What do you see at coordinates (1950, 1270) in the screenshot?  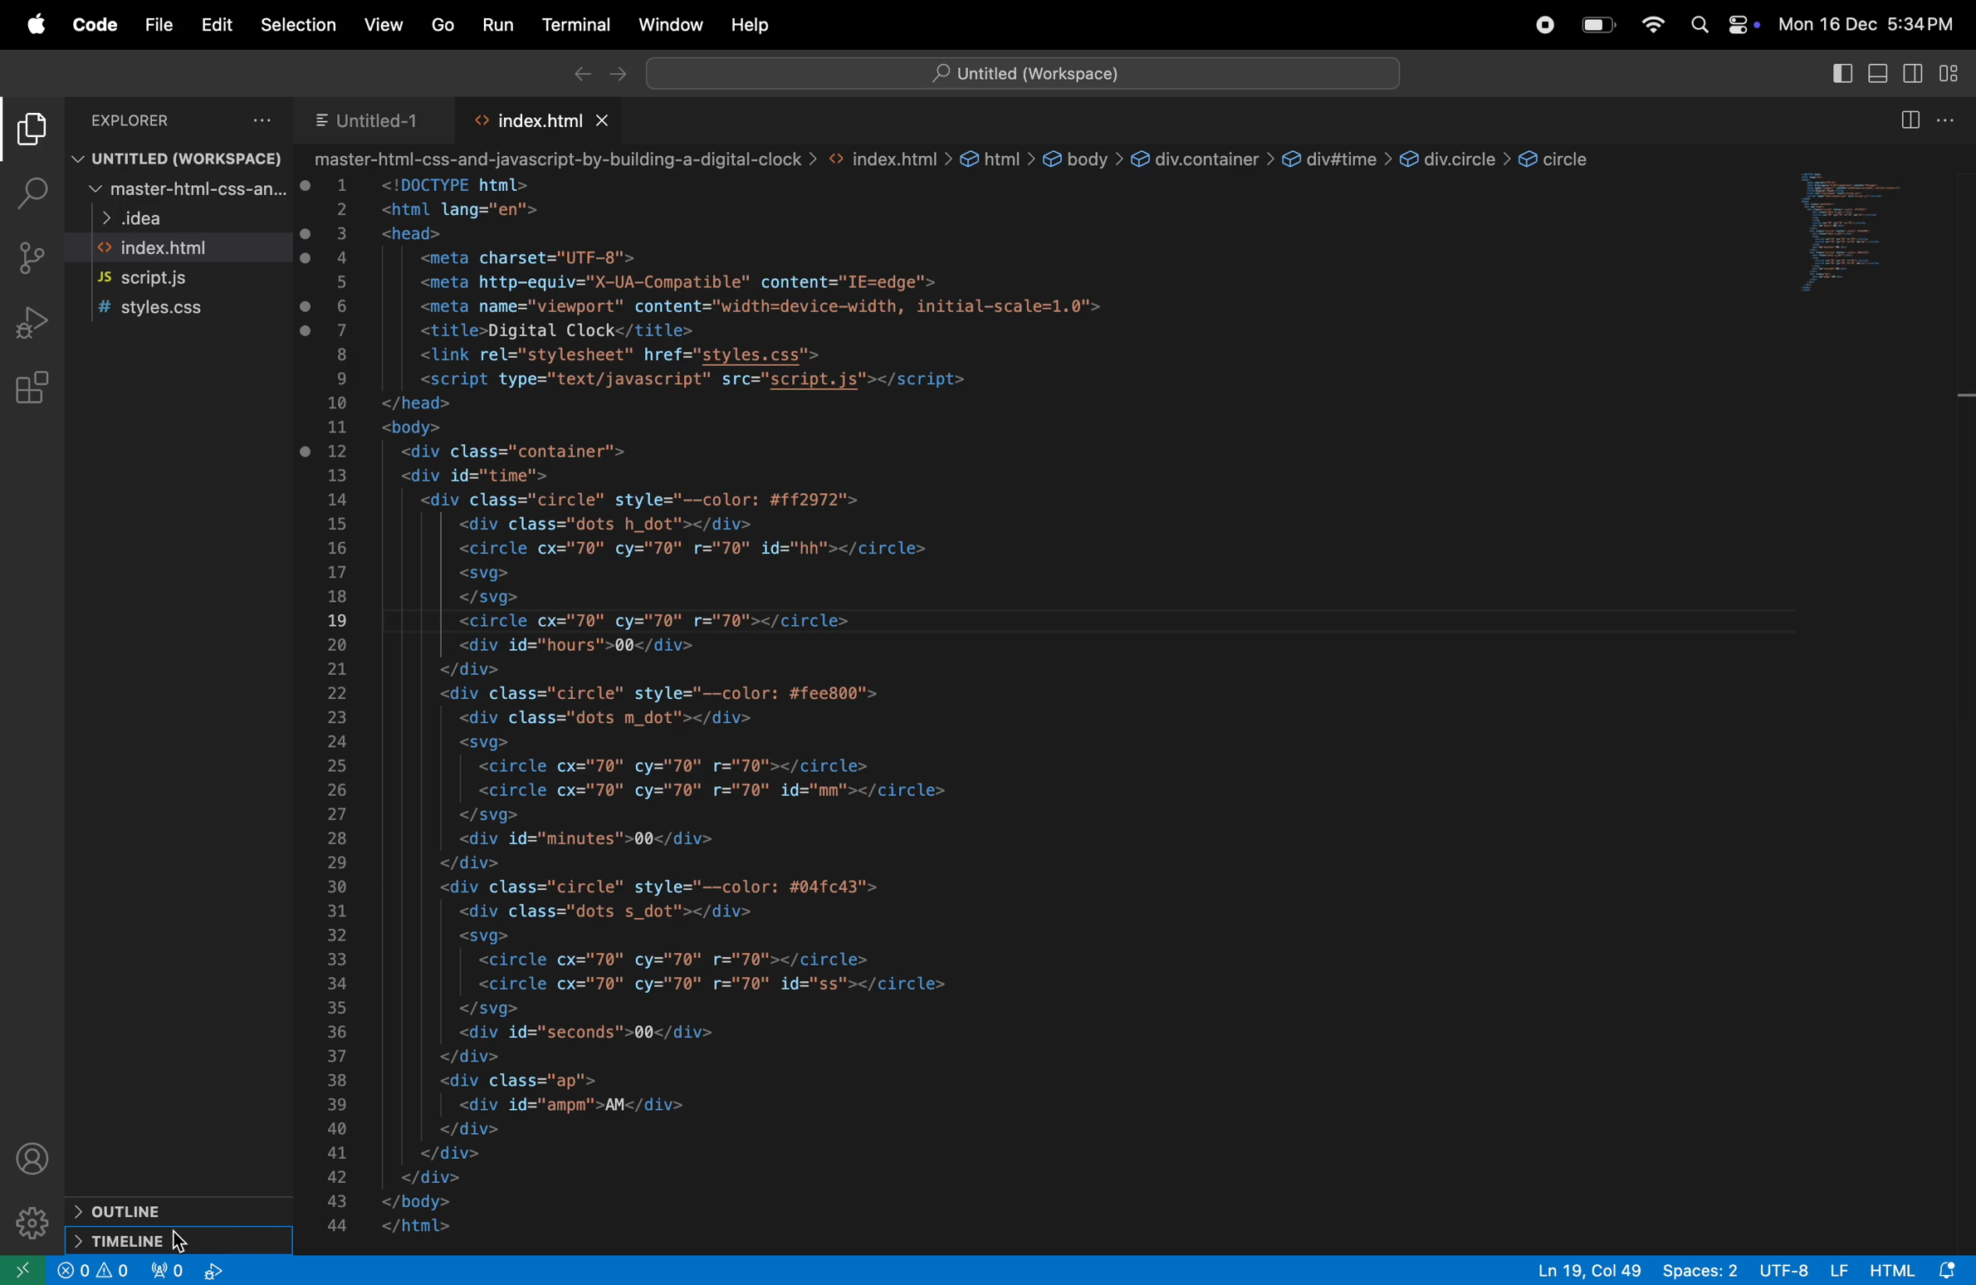 I see `notification` at bounding box center [1950, 1270].